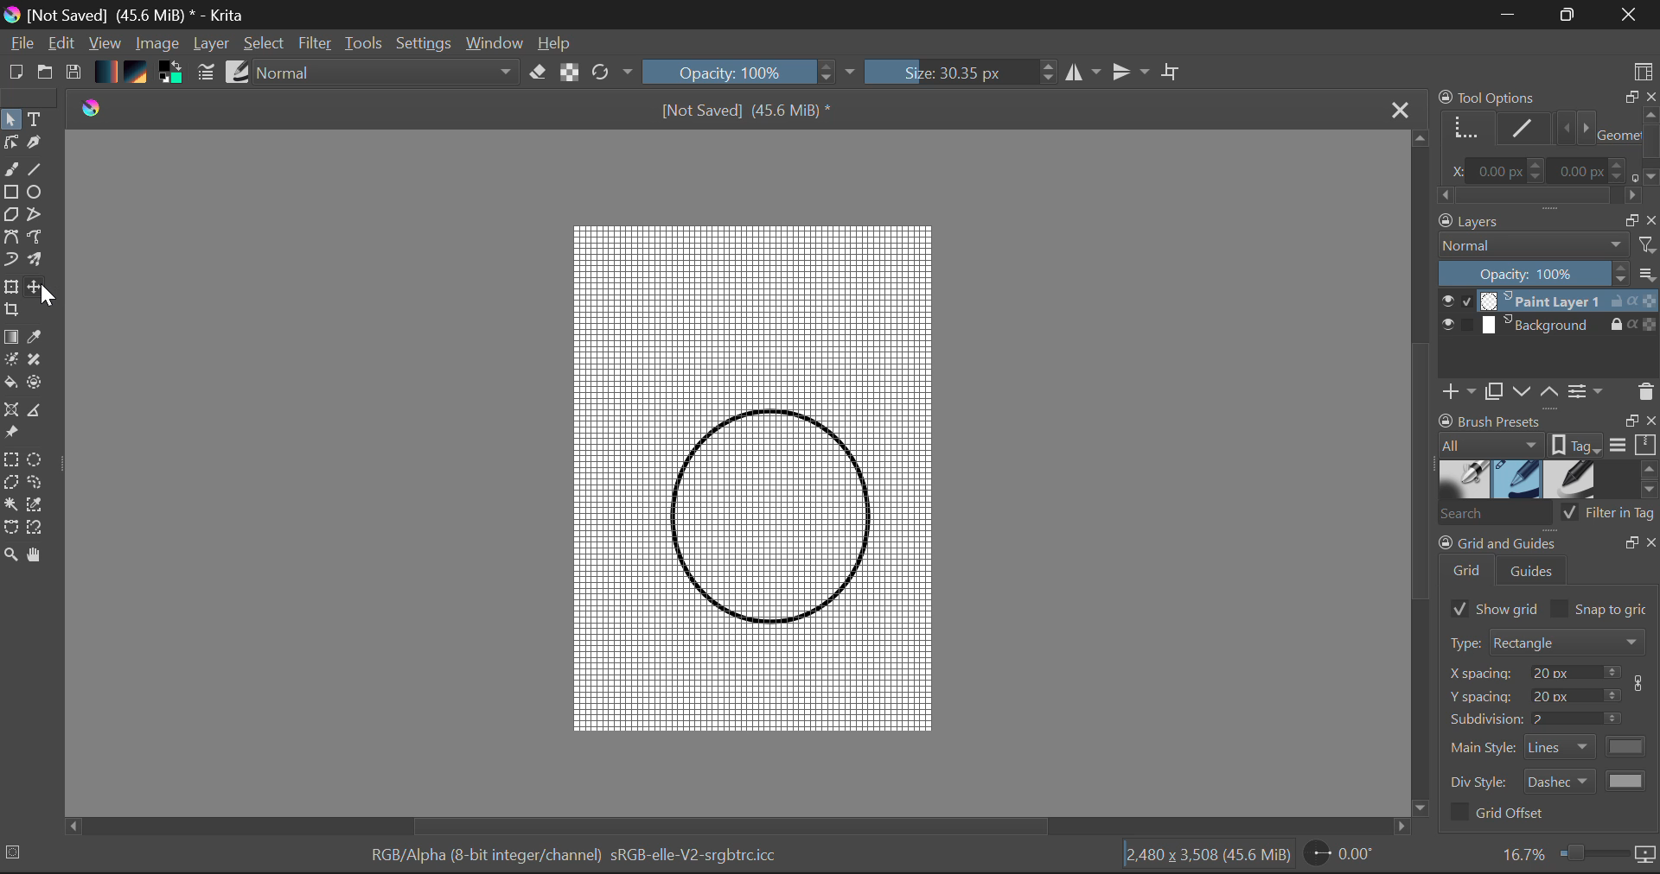 Image resolution: width=1660 pixels, height=874 pixels. Describe the element at coordinates (1400, 109) in the screenshot. I see `Close` at that location.